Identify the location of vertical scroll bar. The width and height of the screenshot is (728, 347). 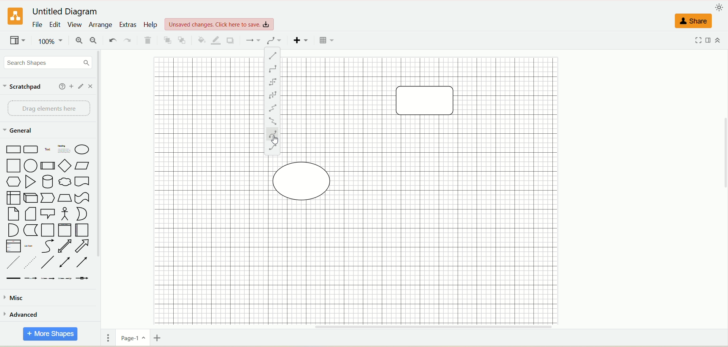
(103, 186).